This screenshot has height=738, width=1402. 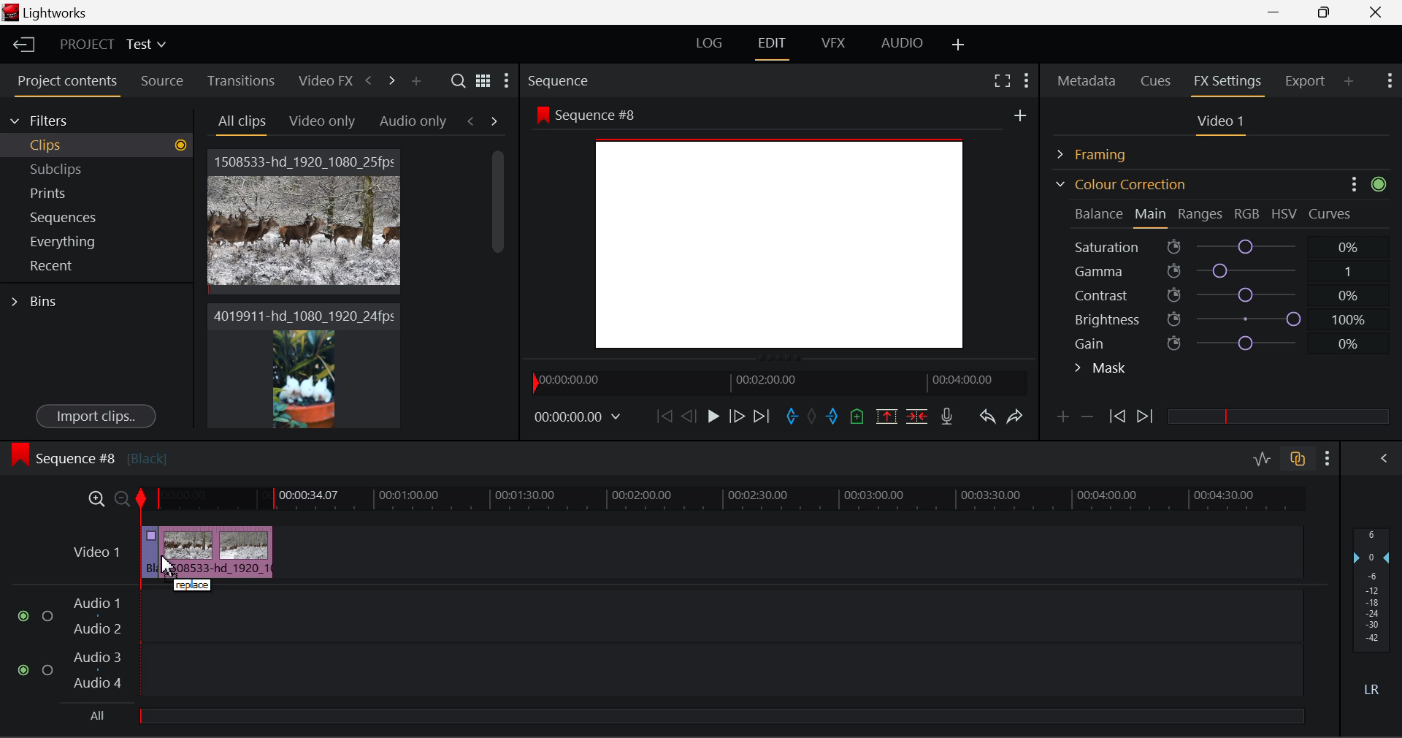 What do you see at coordinates (1002, 80) in the screenshot?
I see `Full Screen` at bounding box center [1002, 80].